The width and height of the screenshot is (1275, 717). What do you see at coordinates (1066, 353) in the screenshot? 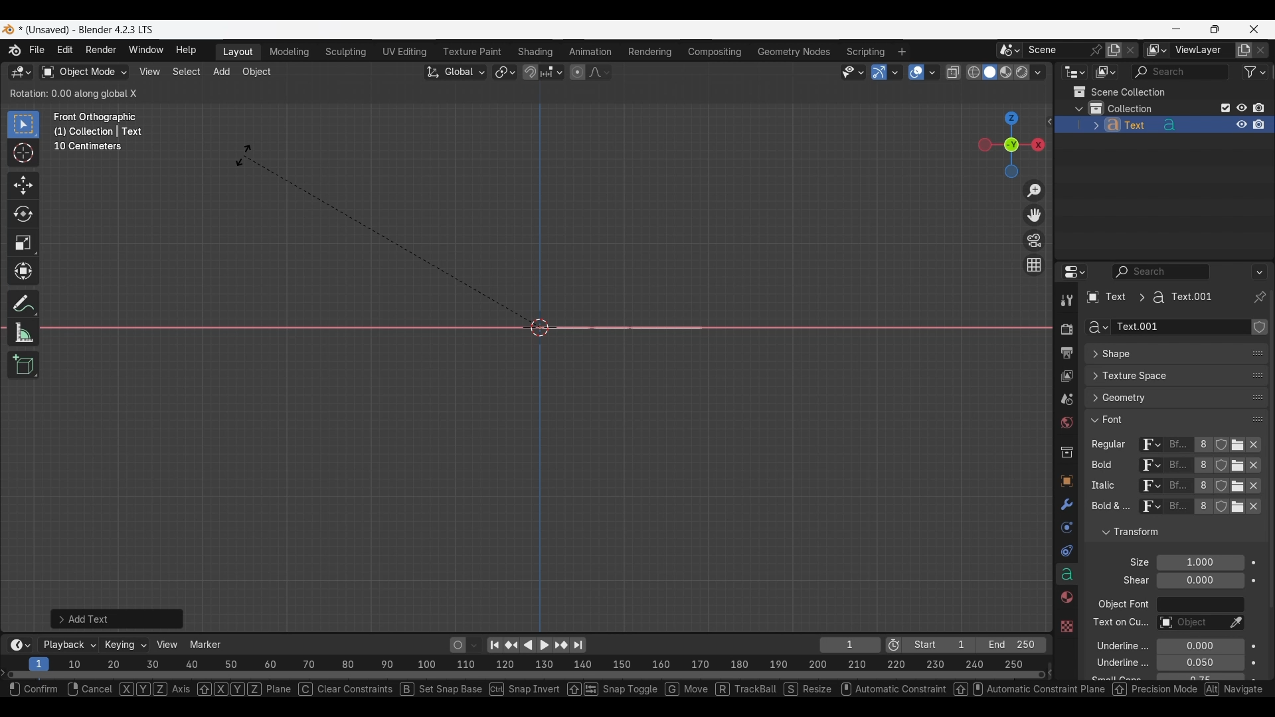
I see `Output` at bounding box center [1066, 353].